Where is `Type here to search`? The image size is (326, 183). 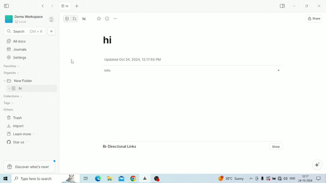
Type here to search is located at coordinates (46, 179).